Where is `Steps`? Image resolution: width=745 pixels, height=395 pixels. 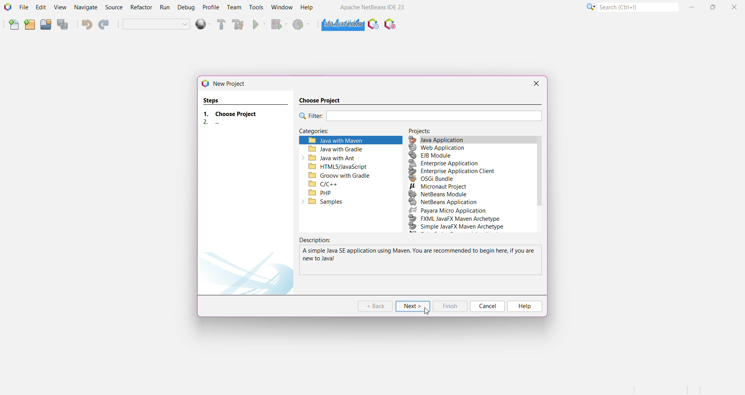 Steps is located at coordinates (213, 100).